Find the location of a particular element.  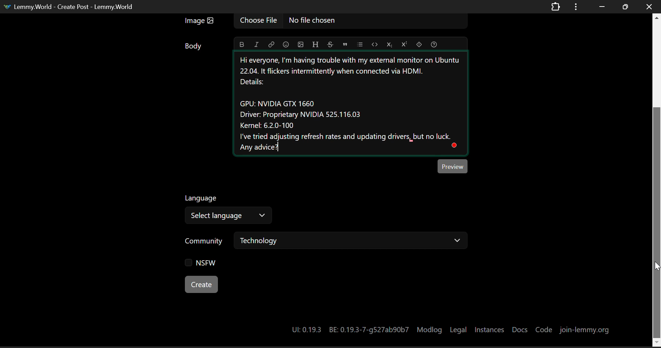

Legal is located at coordinates (458, 329).